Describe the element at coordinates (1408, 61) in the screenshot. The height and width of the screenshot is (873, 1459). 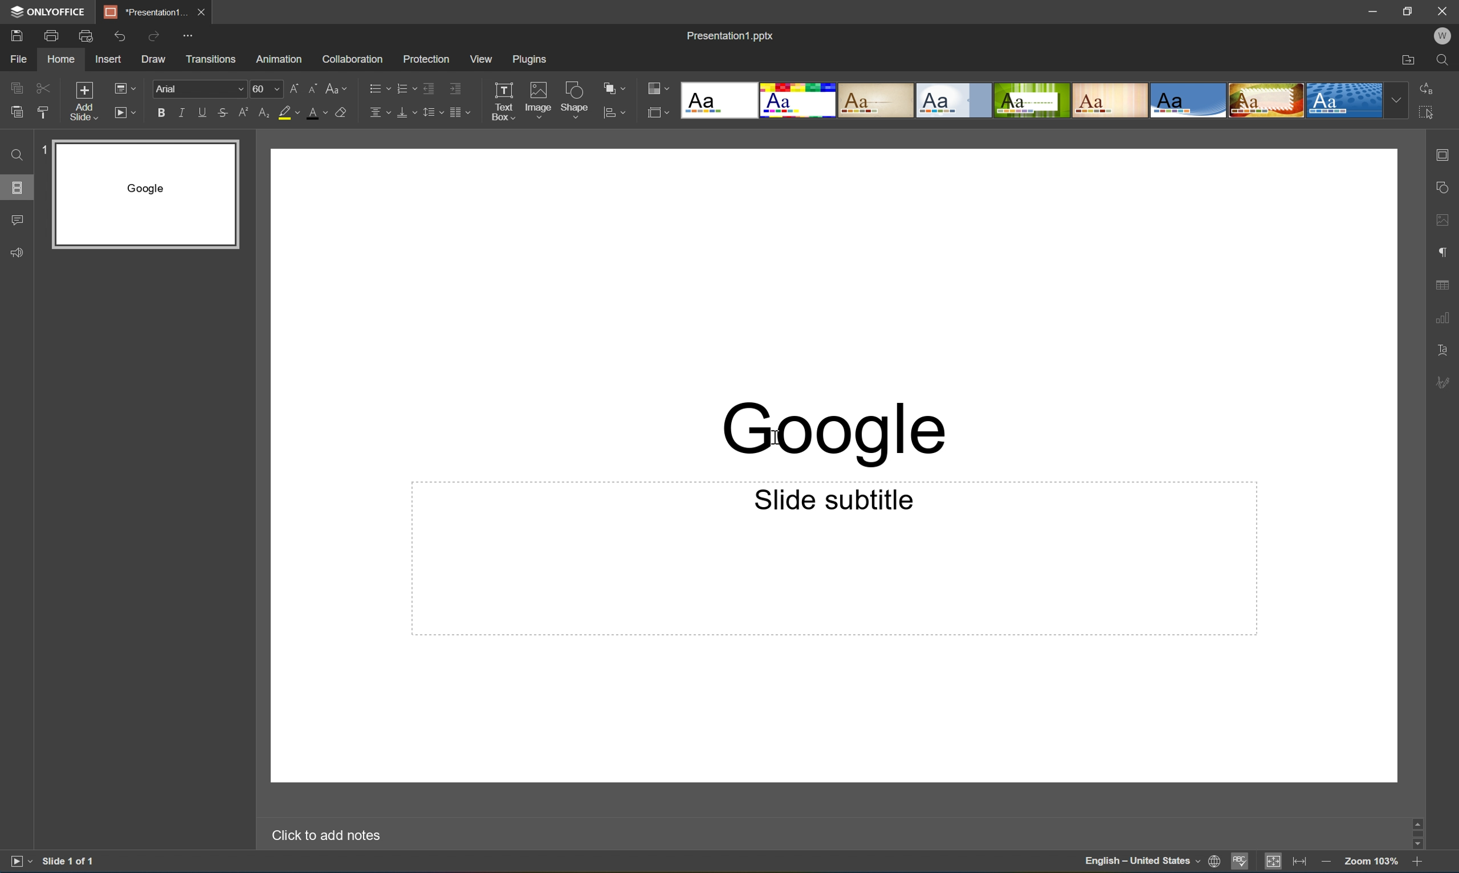
I see `Open file location` at that location.